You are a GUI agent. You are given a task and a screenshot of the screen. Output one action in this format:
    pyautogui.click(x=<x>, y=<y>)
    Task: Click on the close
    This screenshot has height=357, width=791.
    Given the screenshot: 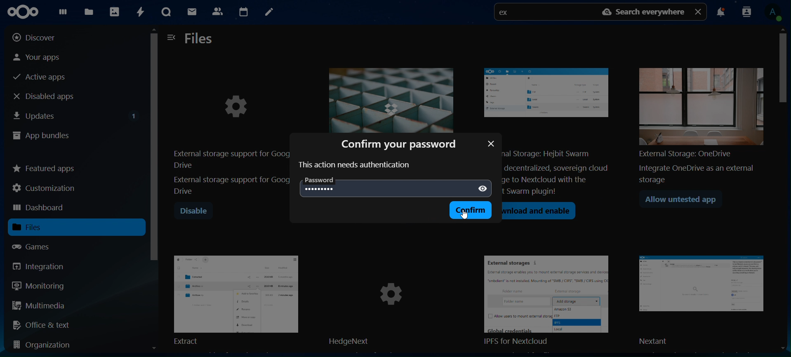 What is the action you would take?
    pyautogui.click(x=492, y=143)
    